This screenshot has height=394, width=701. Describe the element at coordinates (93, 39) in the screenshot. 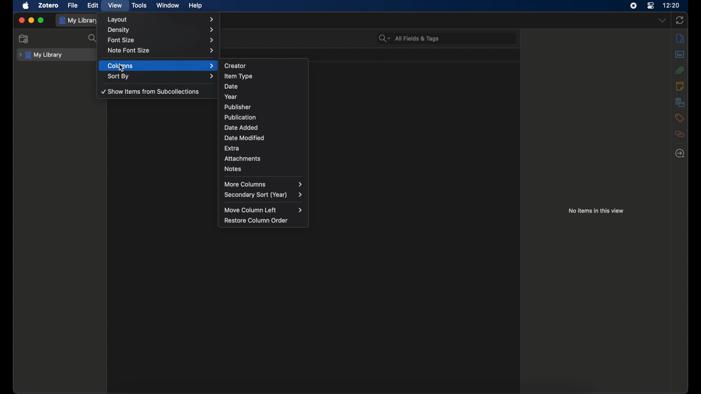

I see `search` at that location.